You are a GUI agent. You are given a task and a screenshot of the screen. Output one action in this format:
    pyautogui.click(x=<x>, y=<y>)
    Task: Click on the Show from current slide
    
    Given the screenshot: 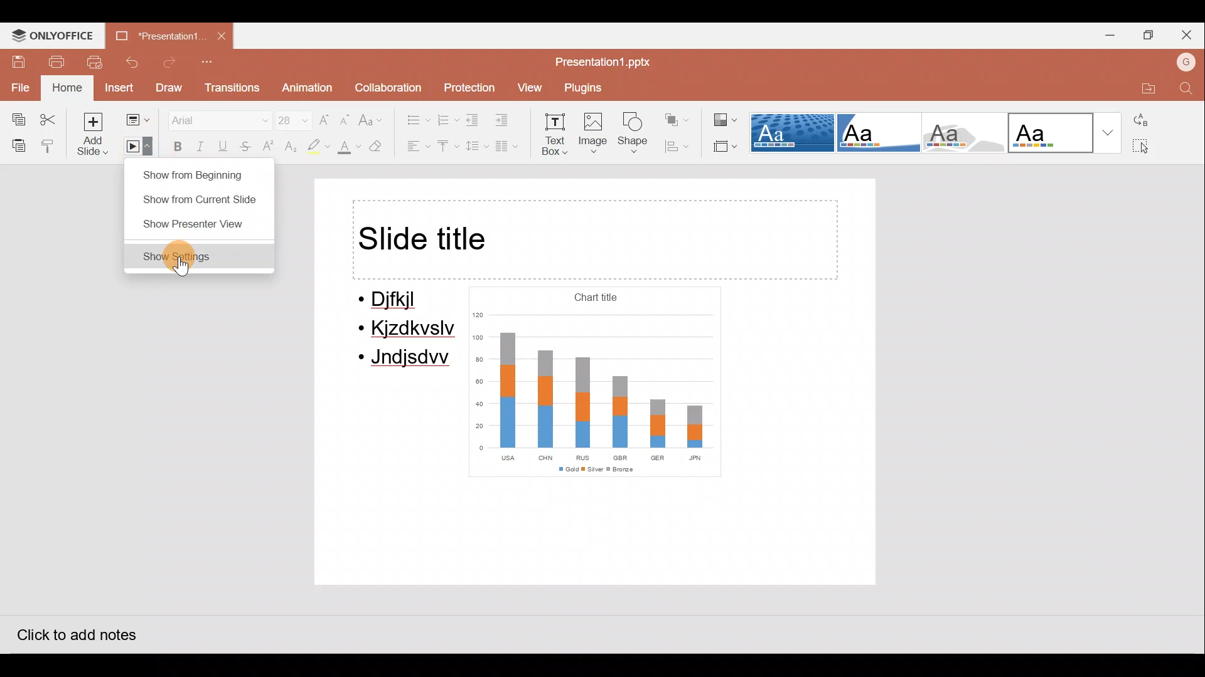 What is the action you would take?
    pyautogui.click(x=197, y=198)
    